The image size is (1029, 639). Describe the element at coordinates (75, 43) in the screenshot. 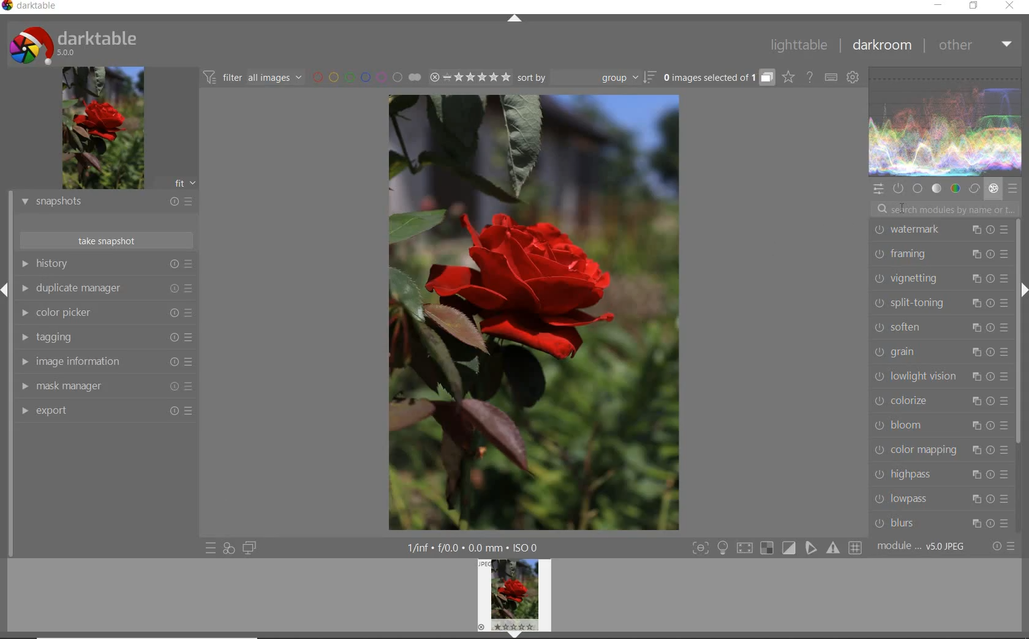

I see `system logo` at that location.